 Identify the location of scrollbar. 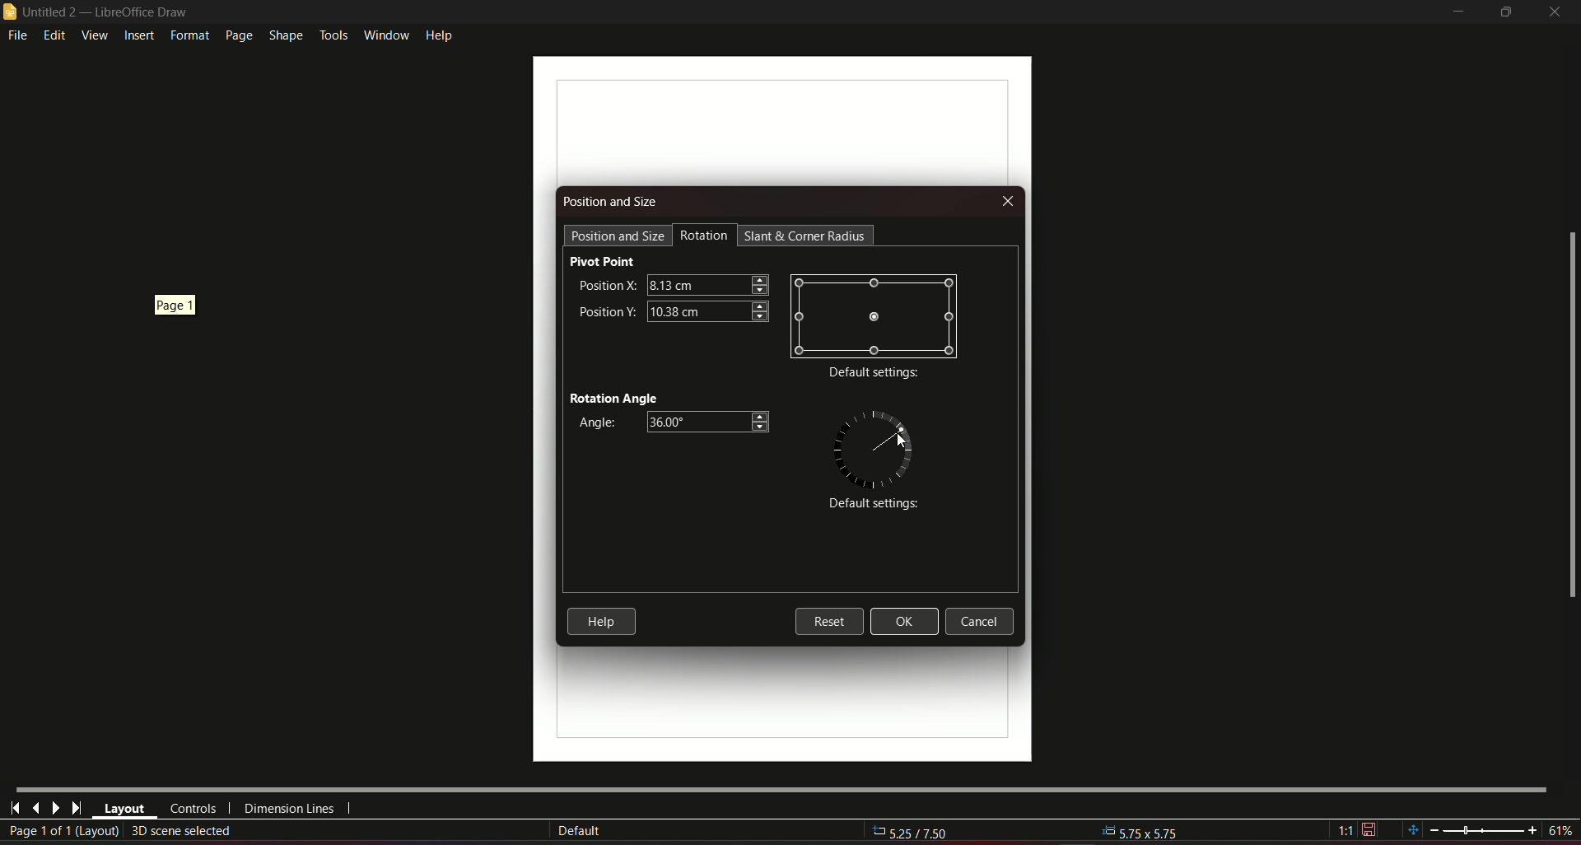
(1570, 416).